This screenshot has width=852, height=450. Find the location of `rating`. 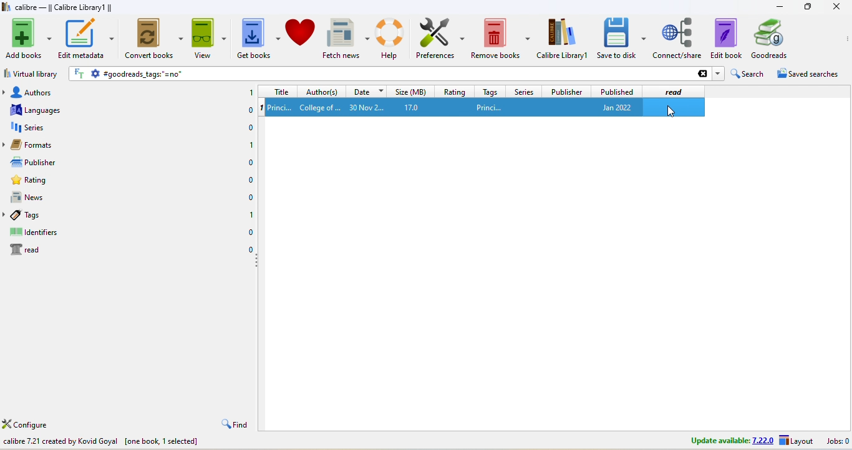

rating is located at coordinates (454, 91).